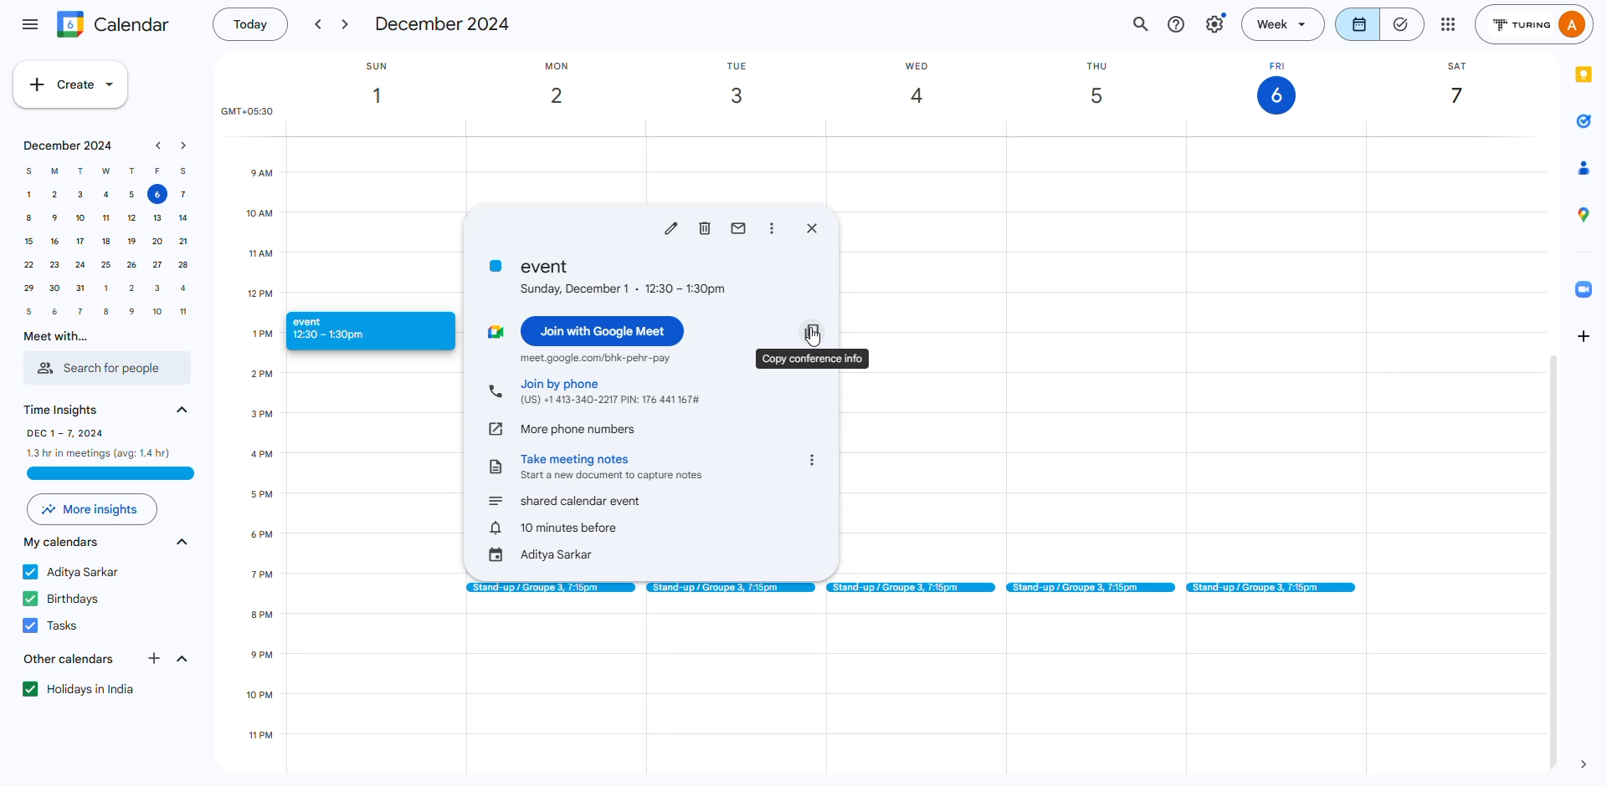  I want to click on mon 2, so click(571, 87).